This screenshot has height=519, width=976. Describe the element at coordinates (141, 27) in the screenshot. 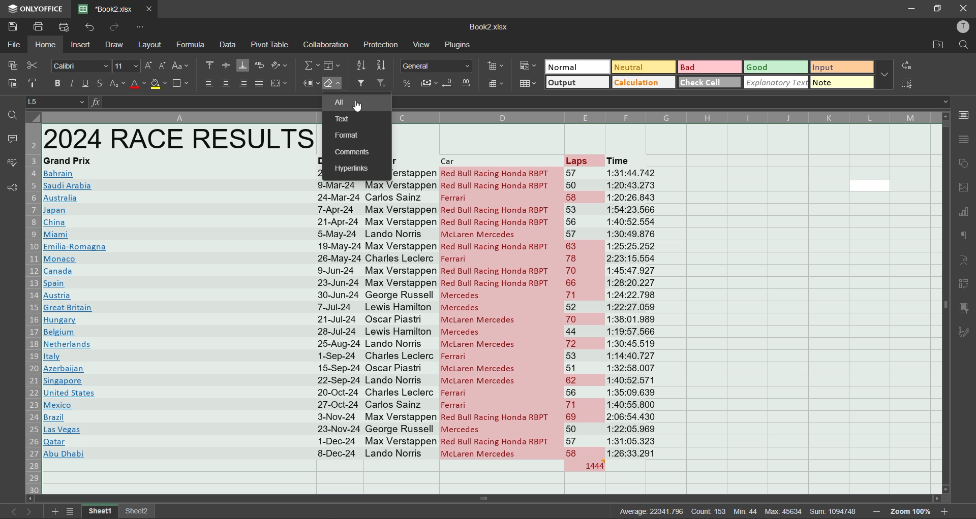

I see `customize quick access toolbar` at that location.